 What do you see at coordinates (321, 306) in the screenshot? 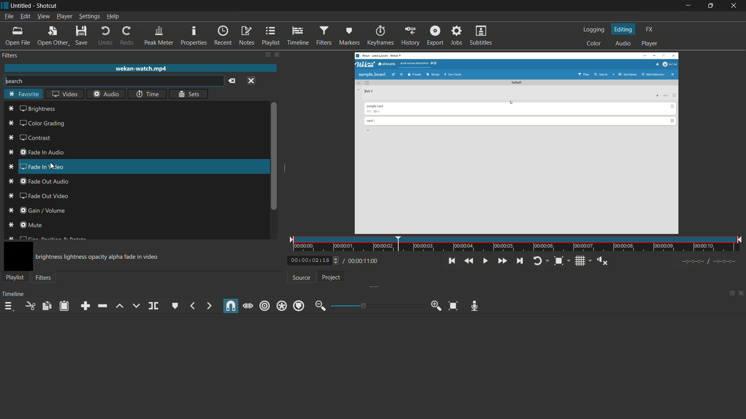
I see `zoom out` at bounding box center [321, 306].